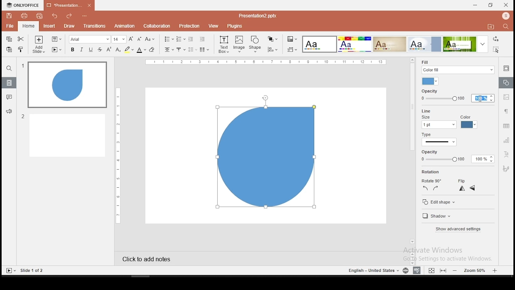 This screenshot has width=515, height=290. What do you see at coordinates (267, 62) in the screenshot?
I see `horizontal scale` at bounding box center [267, 62].